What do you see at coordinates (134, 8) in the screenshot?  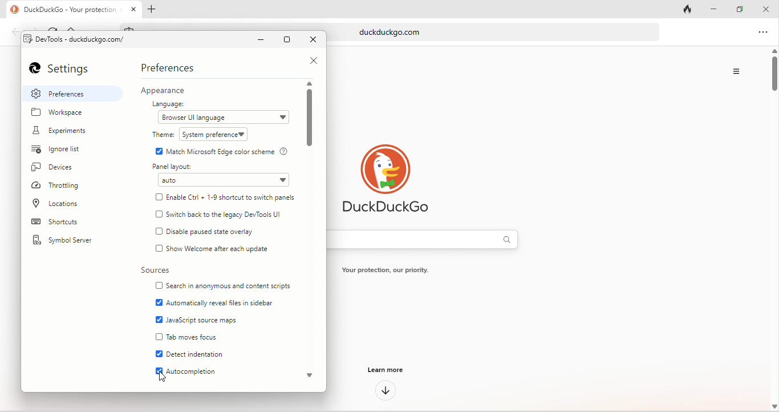 I see `close tab` at bounding box center [134, 8].